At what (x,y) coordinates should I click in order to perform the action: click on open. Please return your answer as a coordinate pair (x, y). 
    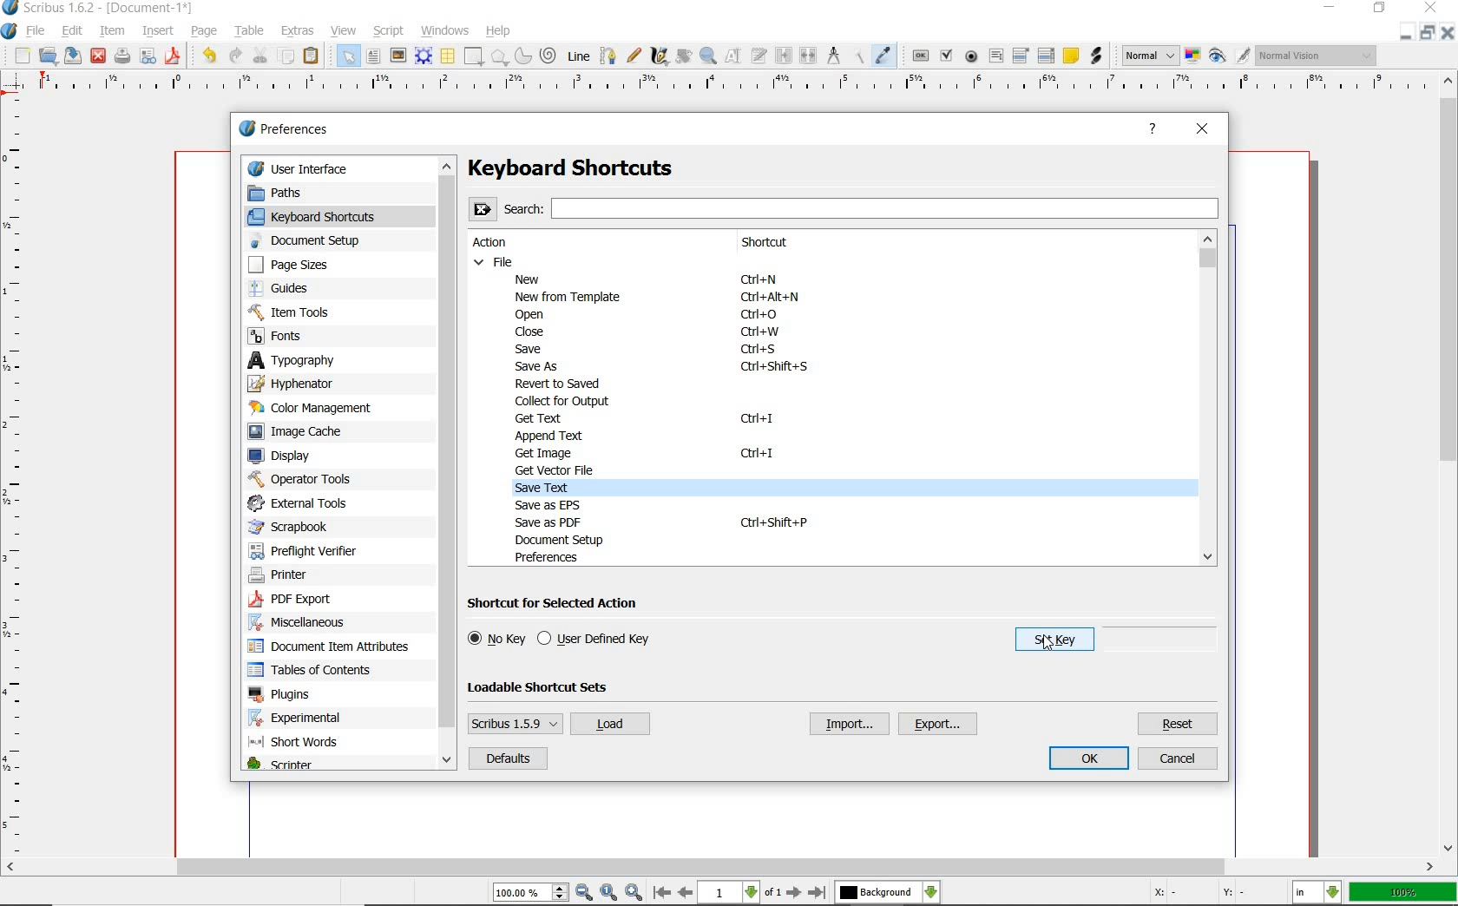
    Looking at the image, I should click on (48, 55).